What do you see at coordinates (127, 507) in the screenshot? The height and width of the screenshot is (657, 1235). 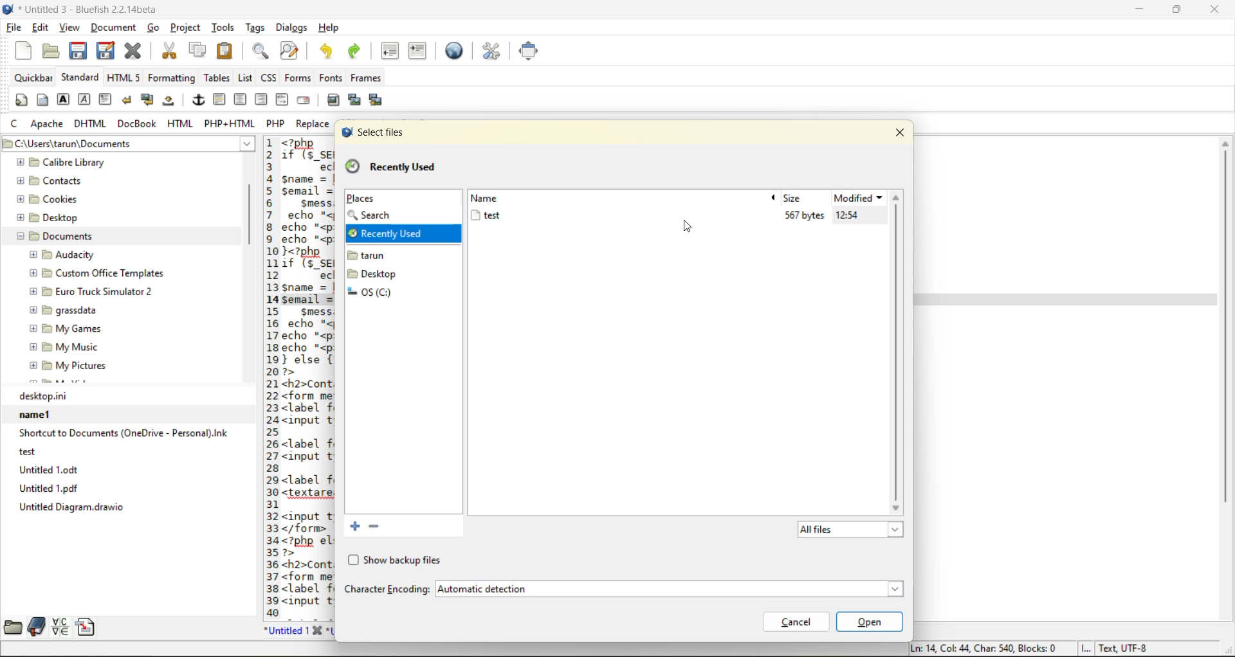 I see `untitle diagram.drawio` at bounding box center [127, 507].